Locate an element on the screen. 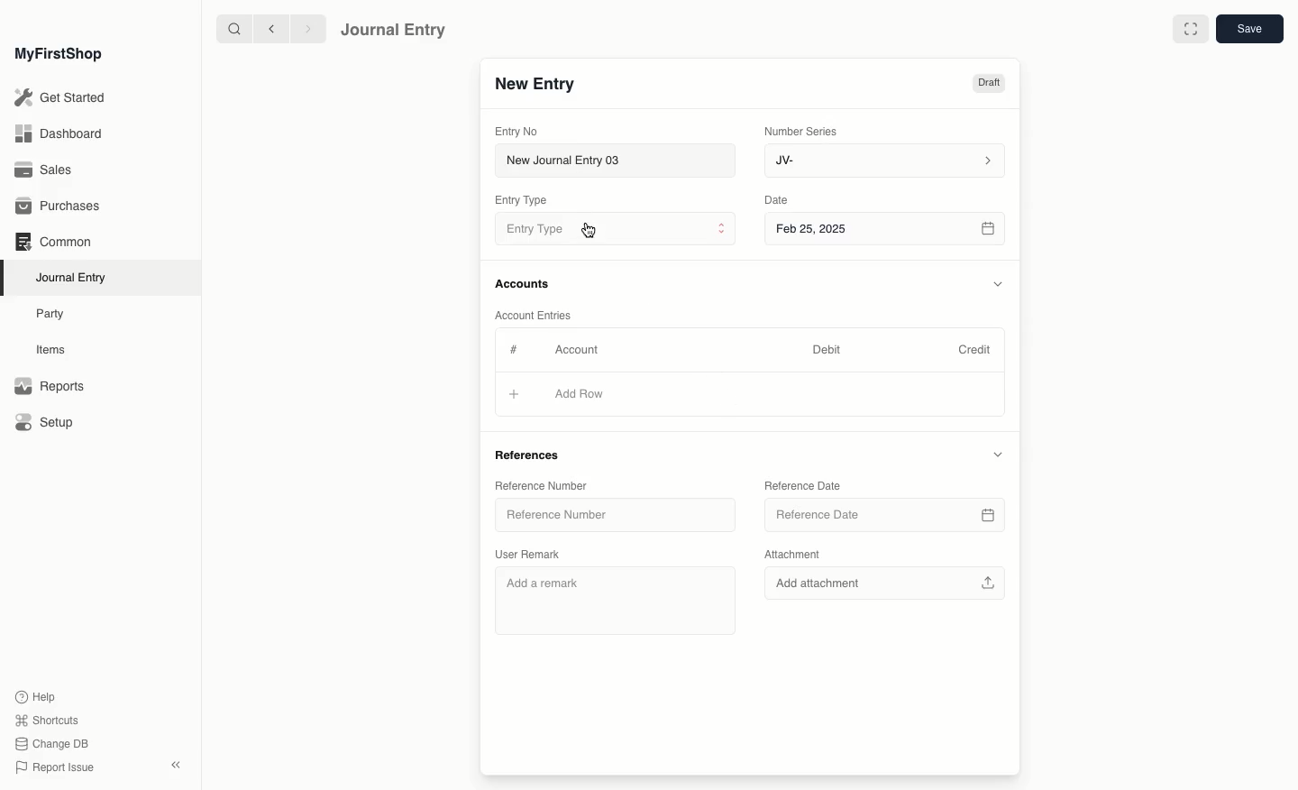 The height and width of the screenshot is (790, 1298). Get Started is located at coordinates (61, 98).